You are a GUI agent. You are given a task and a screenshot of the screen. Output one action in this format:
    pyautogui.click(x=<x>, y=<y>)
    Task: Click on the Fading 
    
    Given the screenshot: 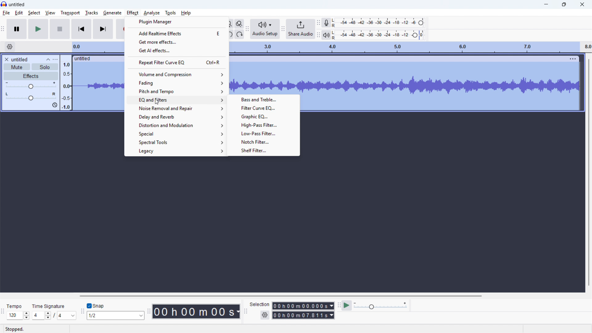 What is the action you would take?
    pyautogui.click(x=177, y=83)
    